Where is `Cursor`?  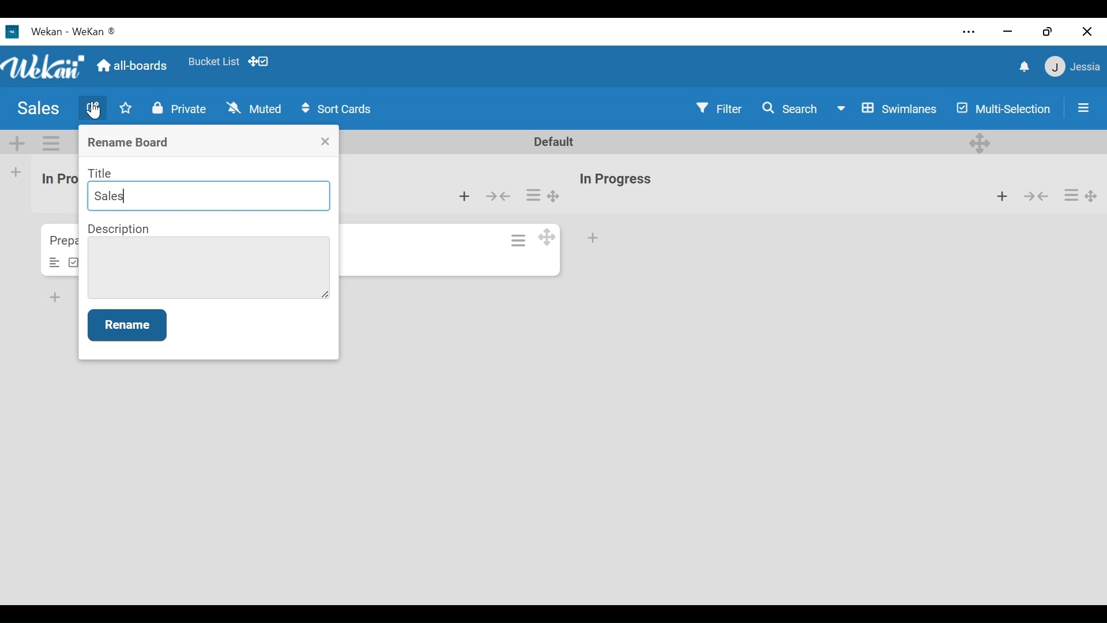
Cursor is located at coordinates (95, 111).